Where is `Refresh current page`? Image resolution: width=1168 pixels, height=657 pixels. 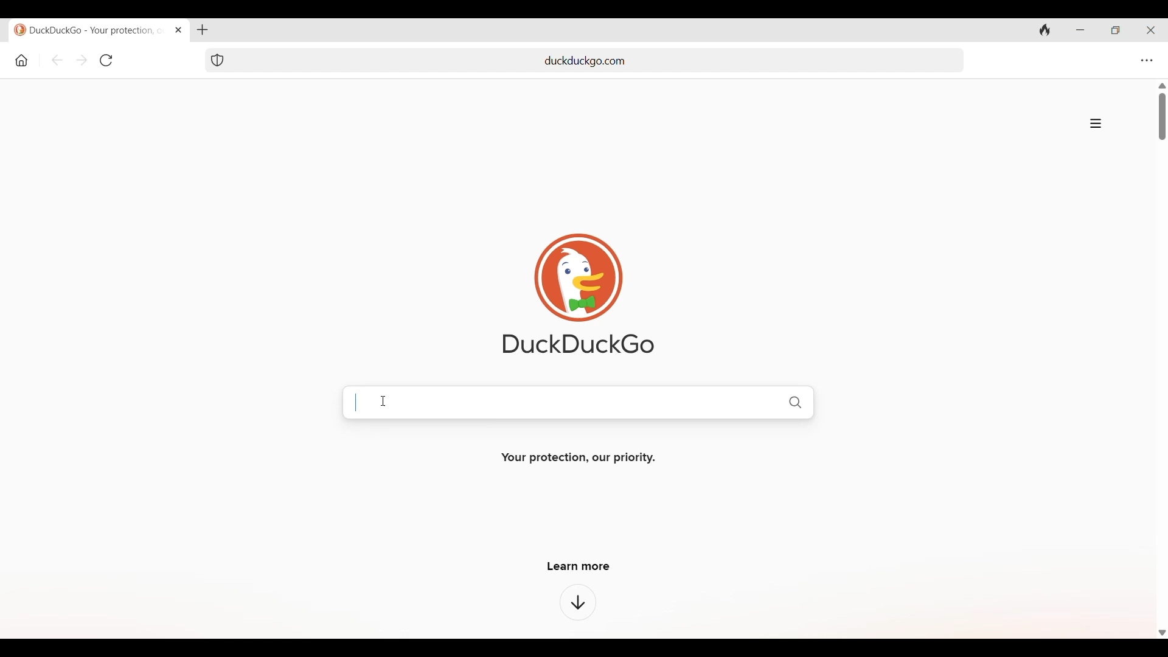 Refresh current page is located at coordinates (106, 60).